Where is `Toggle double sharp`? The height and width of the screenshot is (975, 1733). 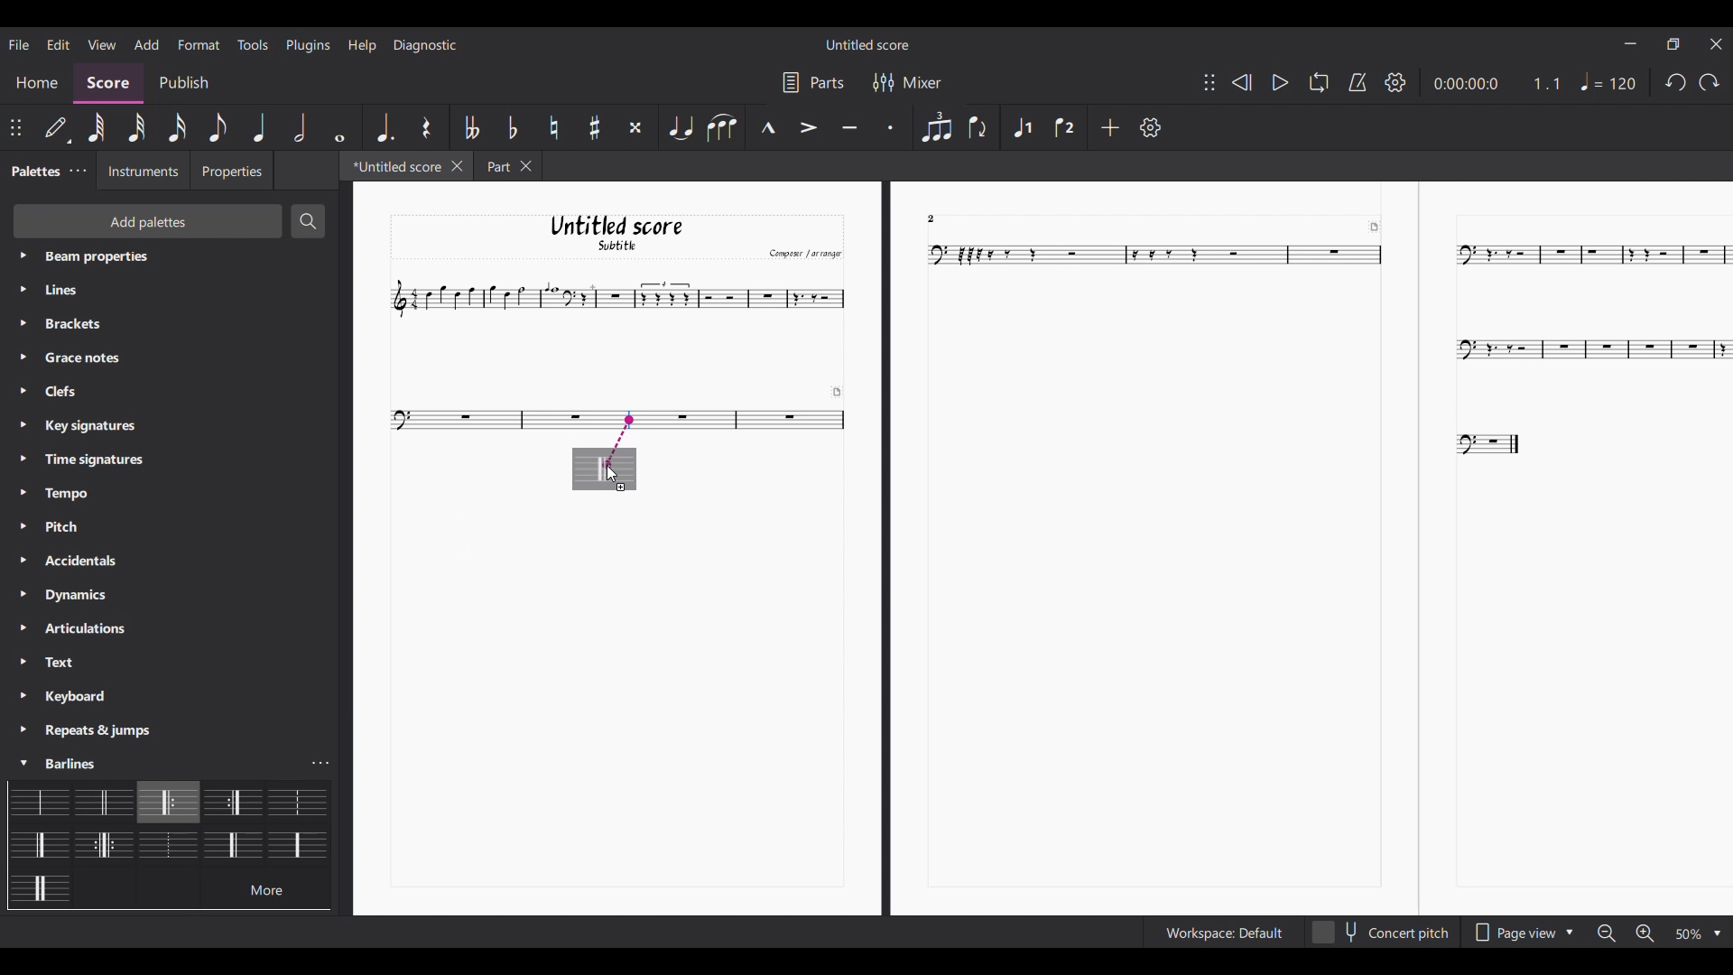
Toggle double sharp is located at coordinates (637, 127).